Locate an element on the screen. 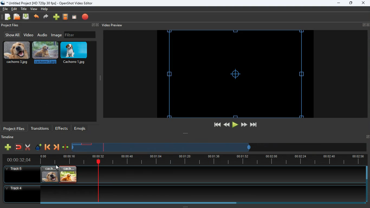 The height and width of the screenshot is (208, 370). emojis is located at coordinates (81, 128).